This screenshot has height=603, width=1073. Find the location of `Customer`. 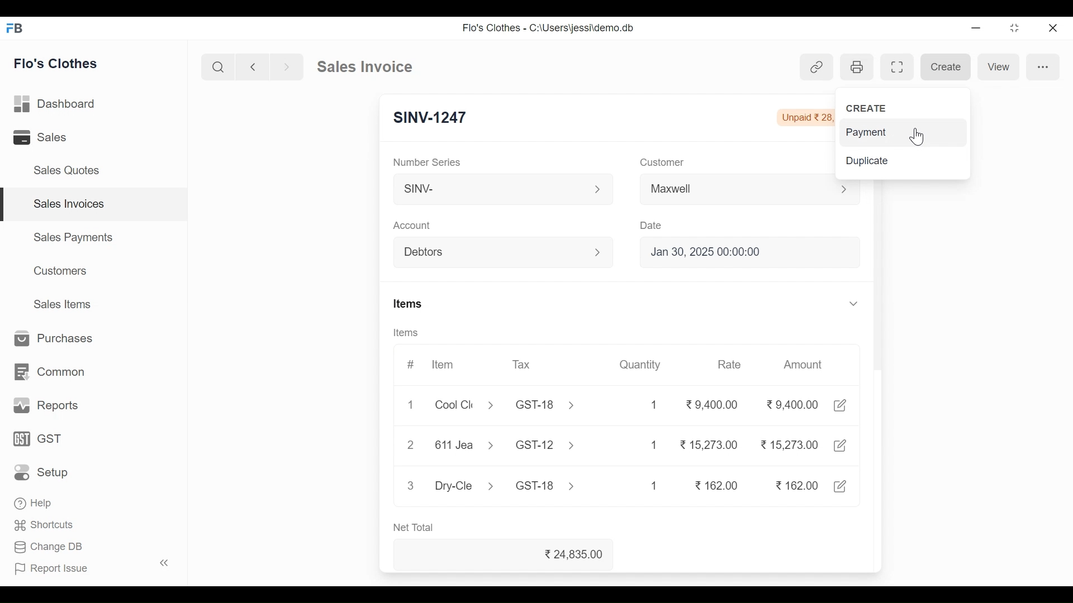

Customer is located at coordinates (663, 164).